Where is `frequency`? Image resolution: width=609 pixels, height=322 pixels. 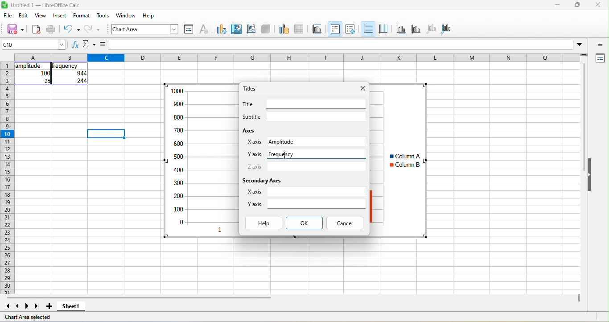 frequency is located at coordinates (65, 66).